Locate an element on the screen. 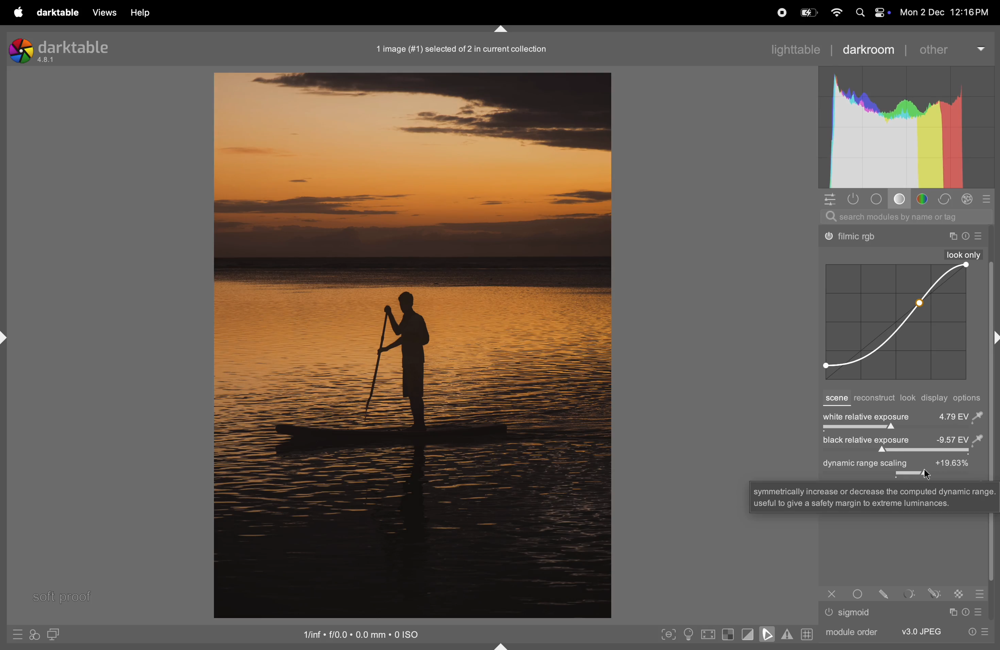 The height and width of the screenshot is (650, 1000).  is located at coordinates (887, 593).